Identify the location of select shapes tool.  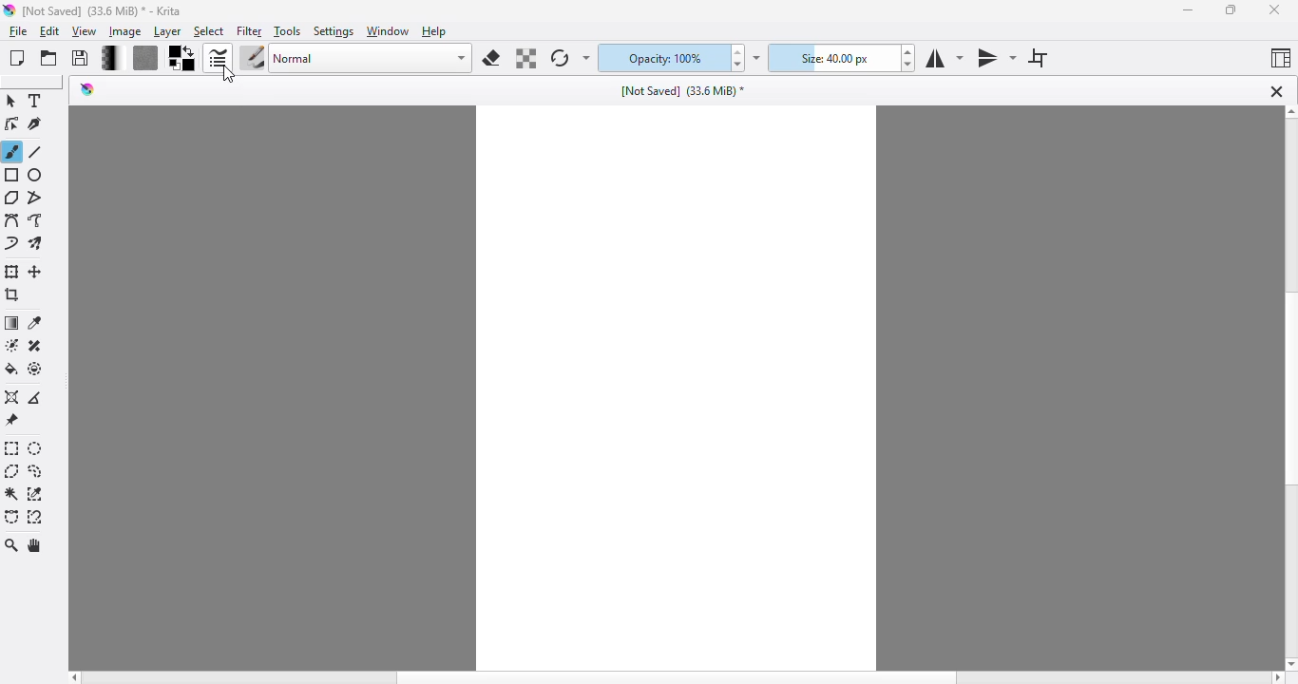
(11, 101).